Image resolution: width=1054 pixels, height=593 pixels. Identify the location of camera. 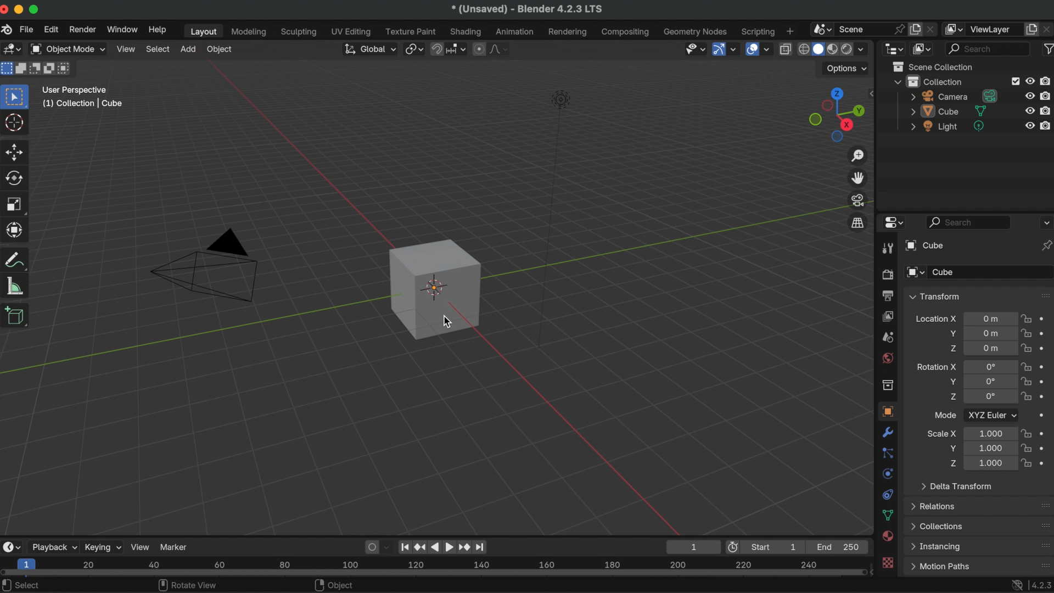
(955, 96).